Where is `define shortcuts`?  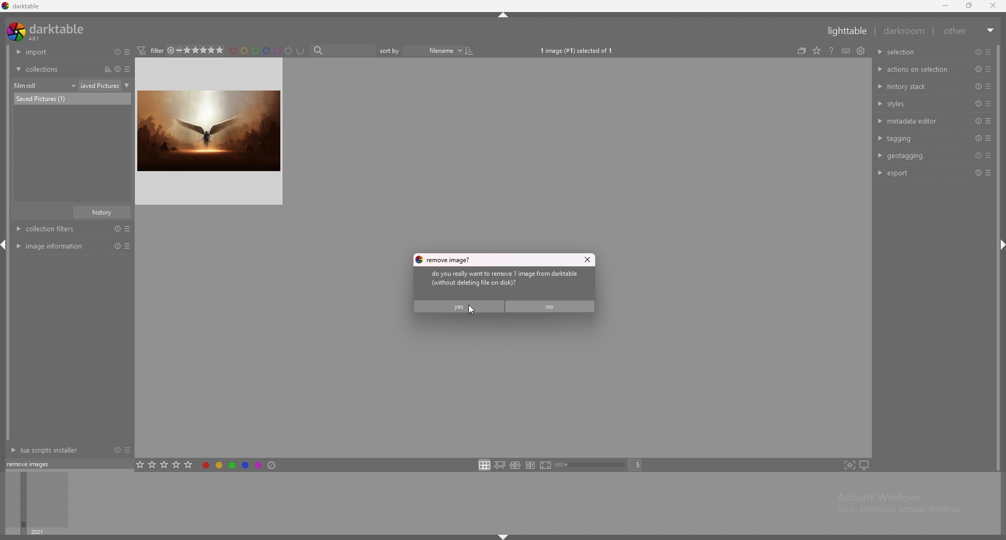 define shortcuts is located at coordinates (858, 50).